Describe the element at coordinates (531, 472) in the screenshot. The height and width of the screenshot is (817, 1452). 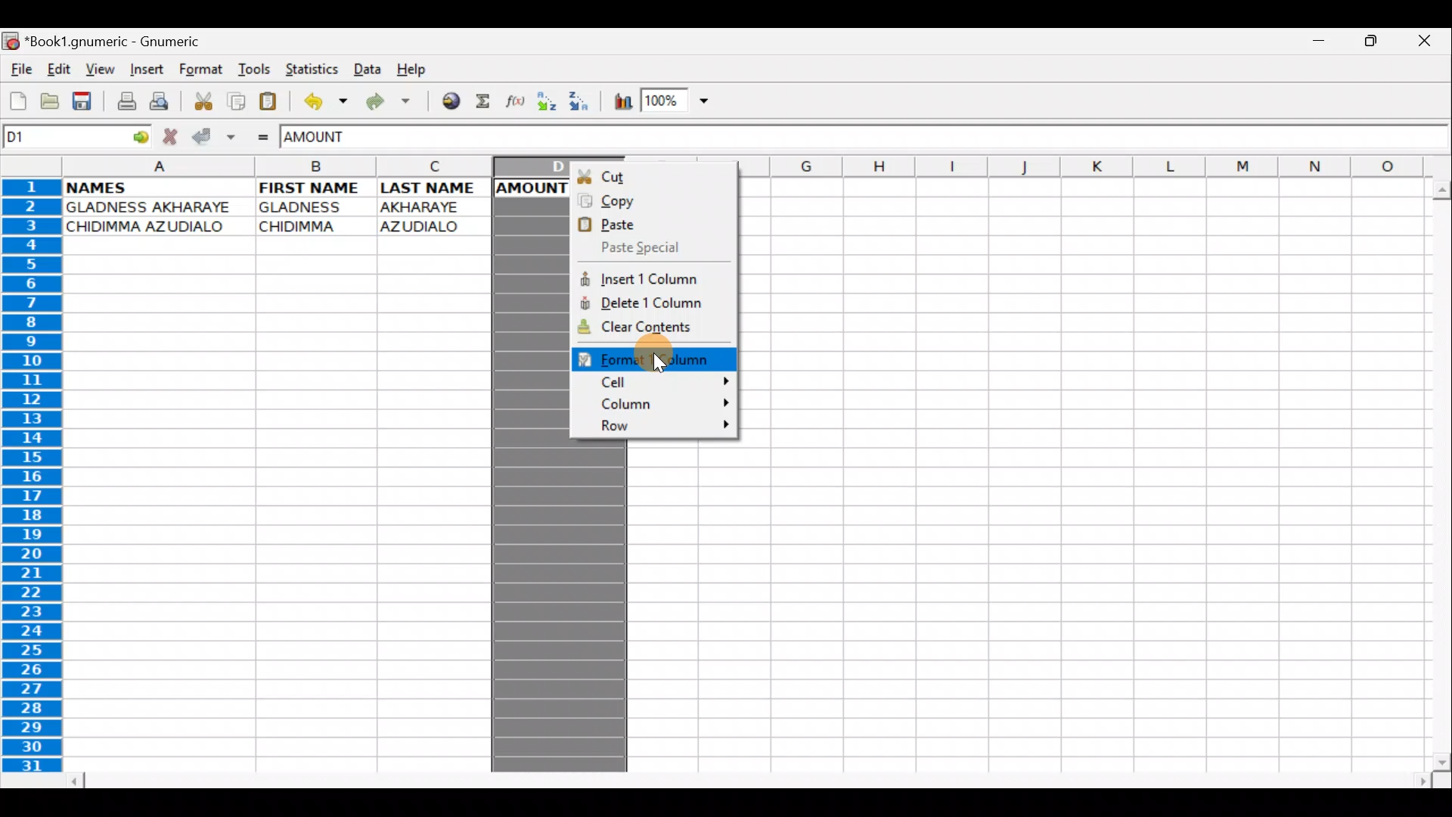
I see `Column D selected` at that location.